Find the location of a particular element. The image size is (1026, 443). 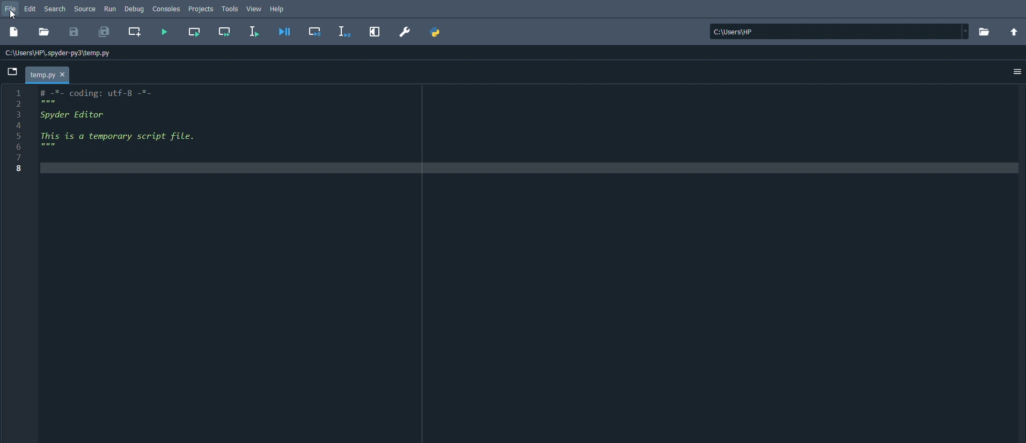

cursor is located at coordinates (13, 14).